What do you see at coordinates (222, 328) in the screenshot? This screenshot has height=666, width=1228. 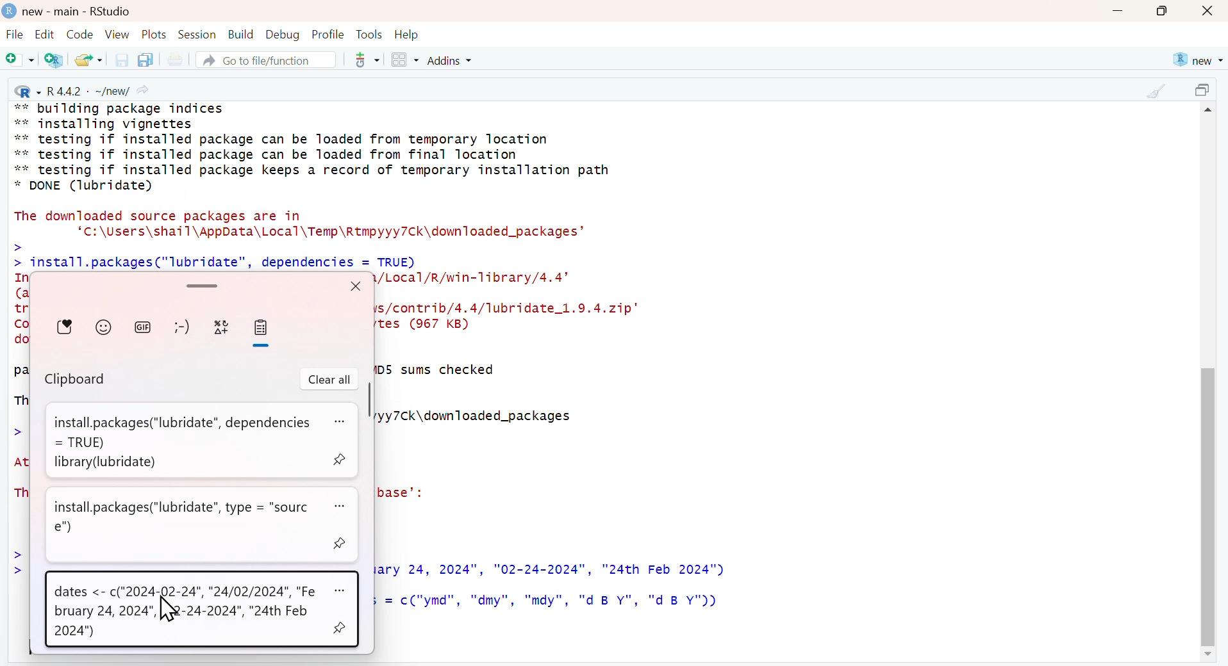 I see `special characters` at bounding box center [222, 328].